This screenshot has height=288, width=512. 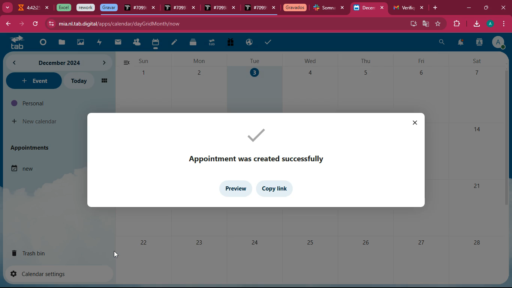 I want to click on files, so click(x=60, y=43).